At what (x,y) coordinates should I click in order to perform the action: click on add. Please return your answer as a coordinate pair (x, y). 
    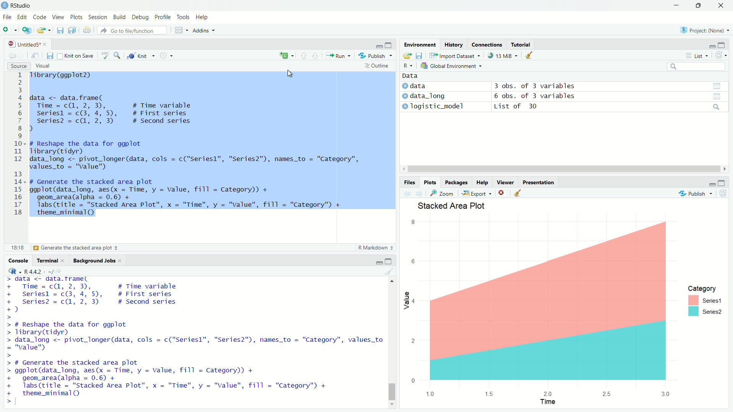
    Looking at the image, I should click on (286, 55).